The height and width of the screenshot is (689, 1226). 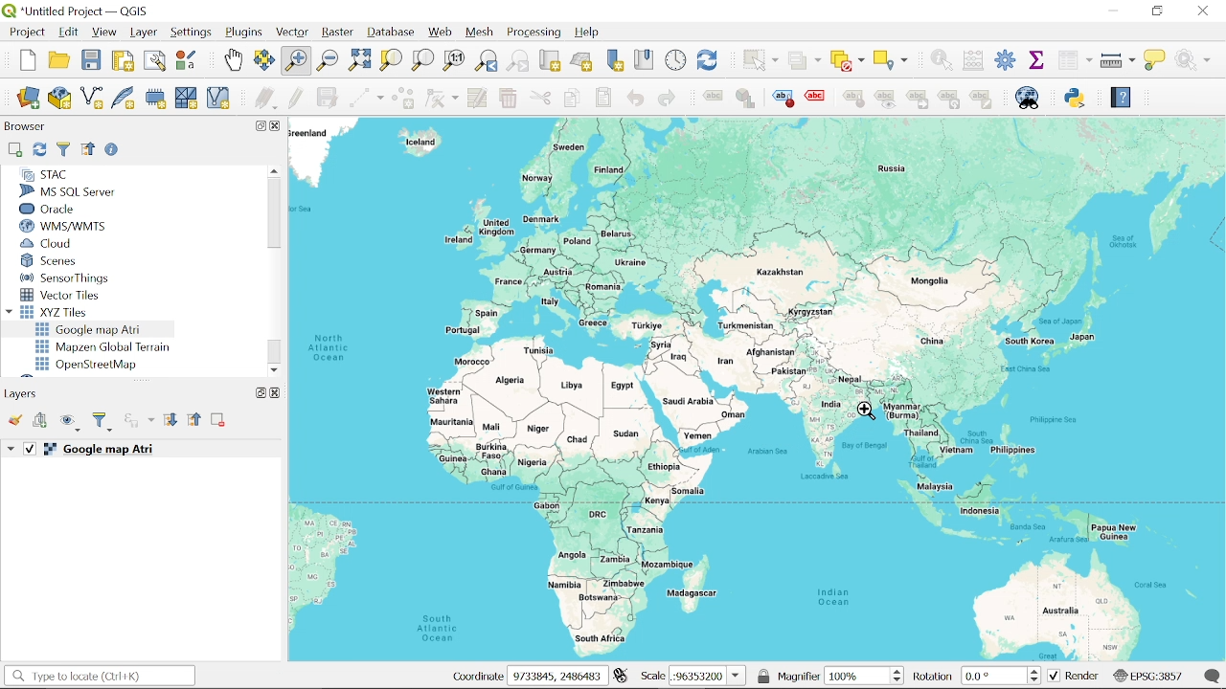 I want to click on Refresh, so click(x=709, y=60).